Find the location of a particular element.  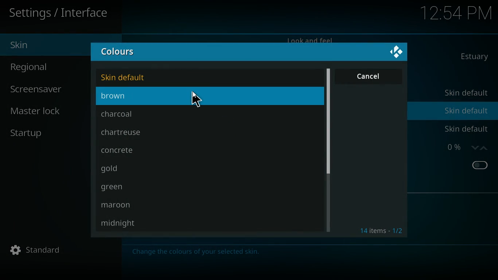

master lock  is located at coordinates (39, 112).